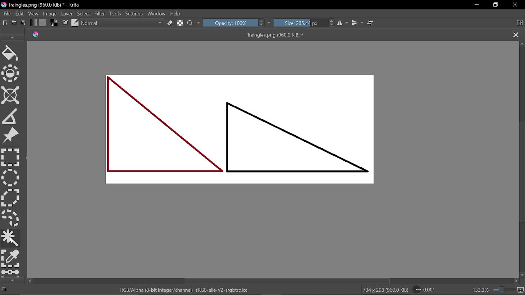  What do you see at coordinates (53, 23) in the screenshot?
I see `Foreground color` at bounding box center [53, 23].